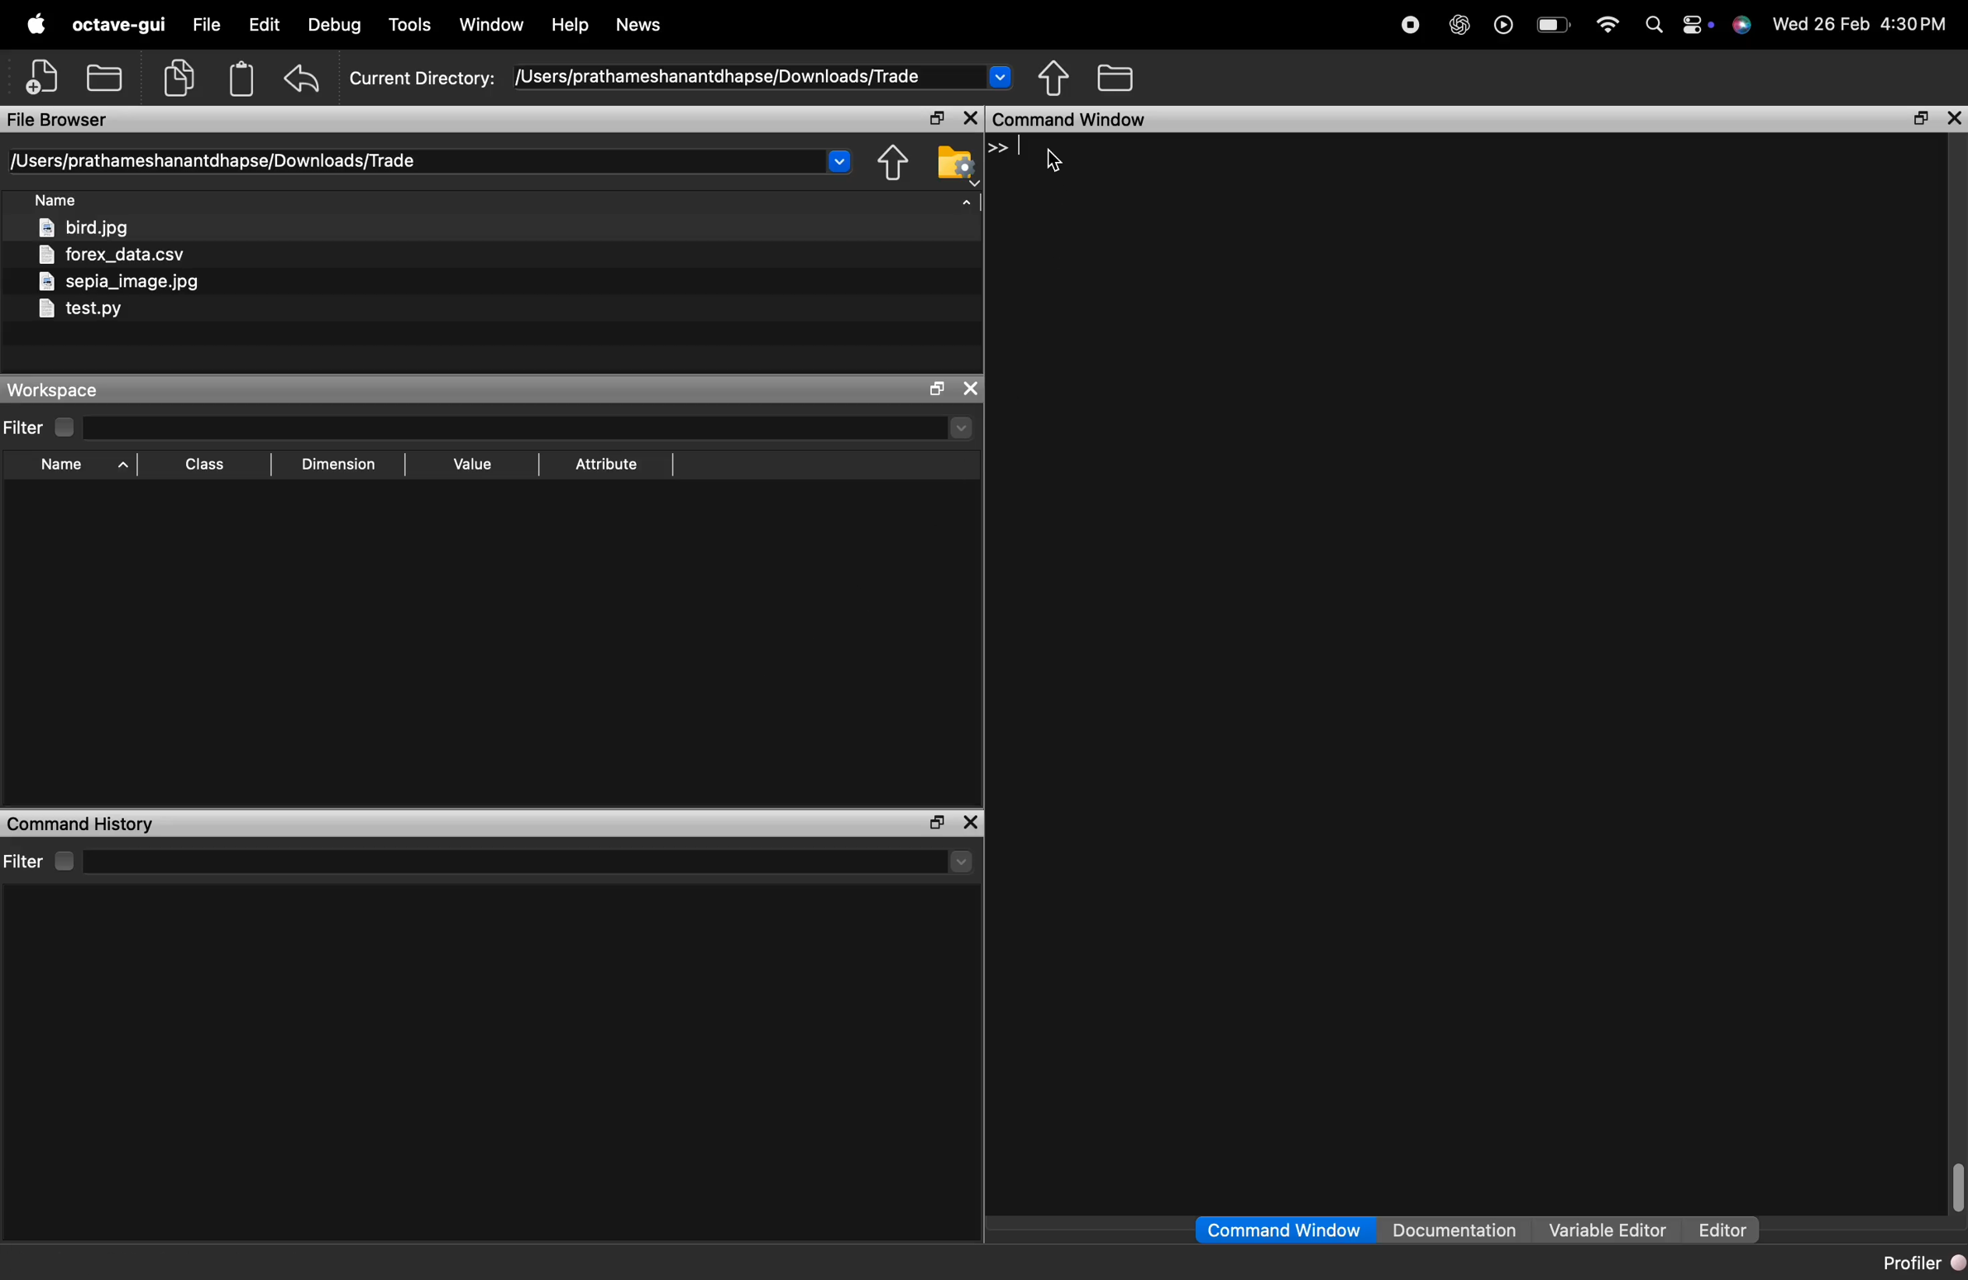 The height and width of the screenshot is (1280, 1968). Describe the element at coordinates (1554, 25) in the screenshot. I see `battery` at that location.